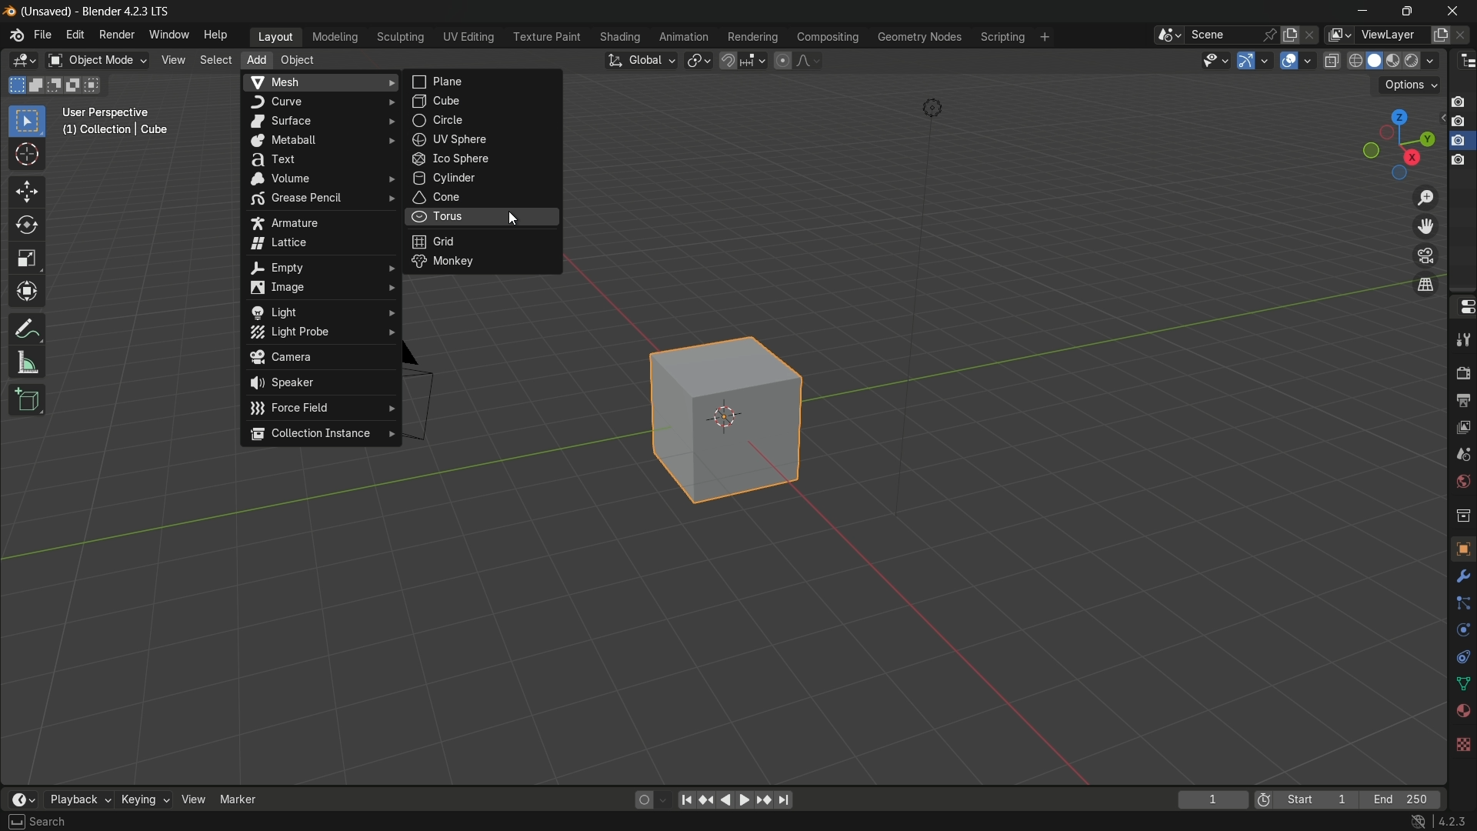  Describe the element at coordinates (43, 35) in the screenshot. I see `file menu` at that location.